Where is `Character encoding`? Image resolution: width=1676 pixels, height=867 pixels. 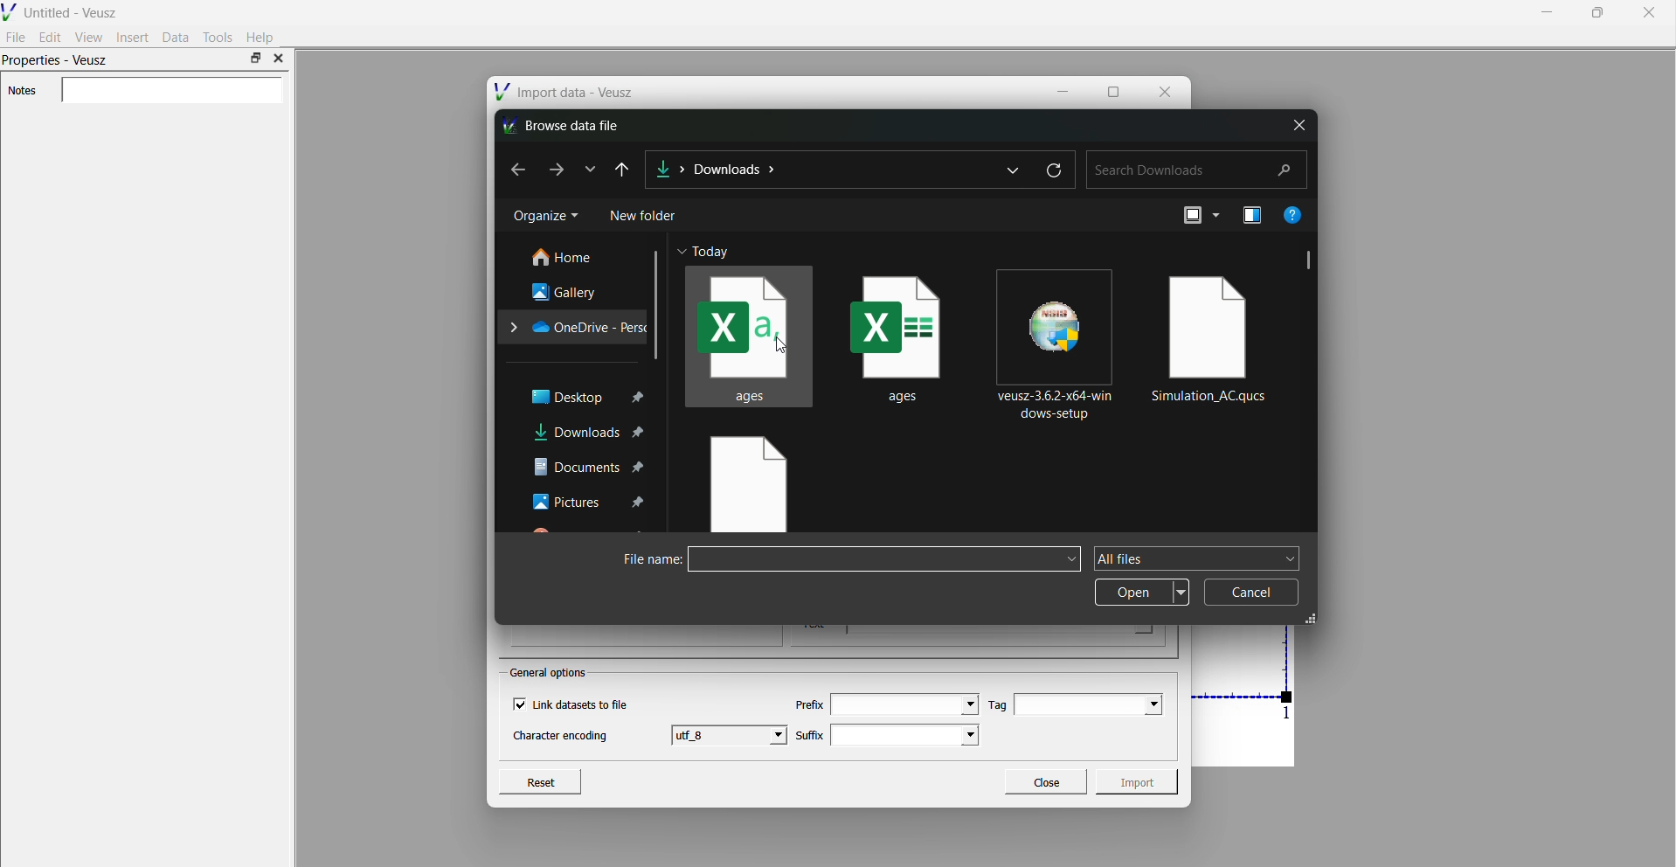 Character encoding is located at coordinates (561, 737).